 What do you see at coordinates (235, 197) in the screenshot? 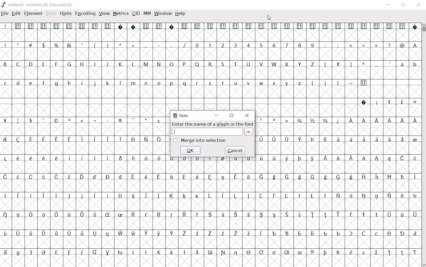
I see `Symbol` at bounding box center [235, 197].